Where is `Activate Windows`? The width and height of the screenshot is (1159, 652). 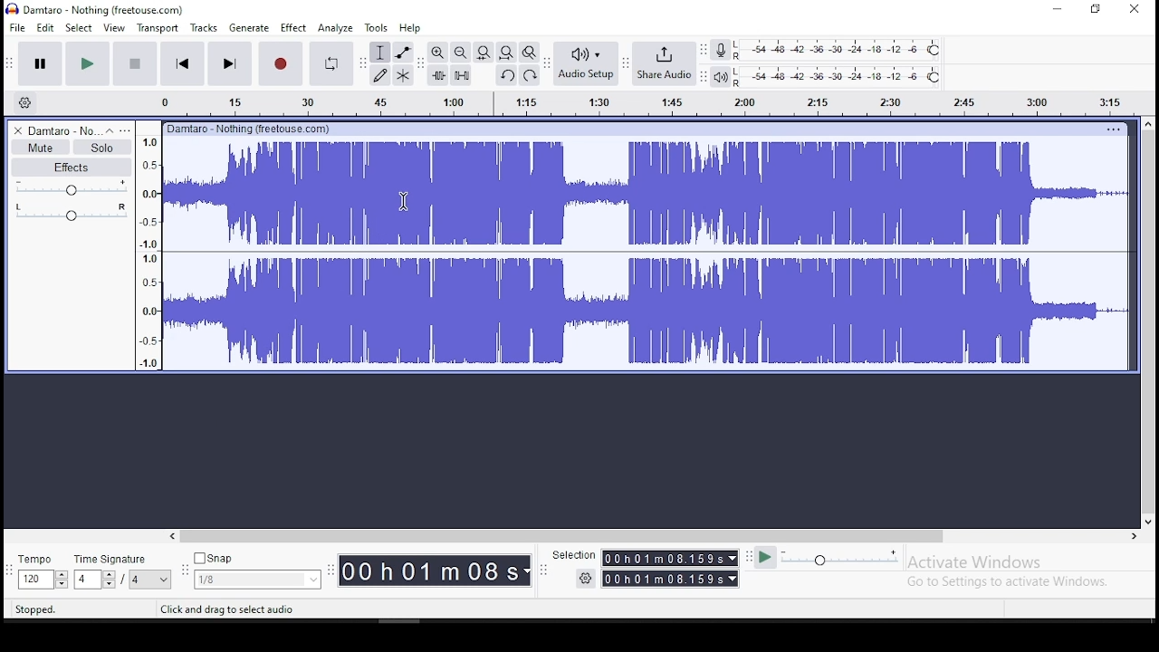
Activate Windows is located at coordinates (975, 562).